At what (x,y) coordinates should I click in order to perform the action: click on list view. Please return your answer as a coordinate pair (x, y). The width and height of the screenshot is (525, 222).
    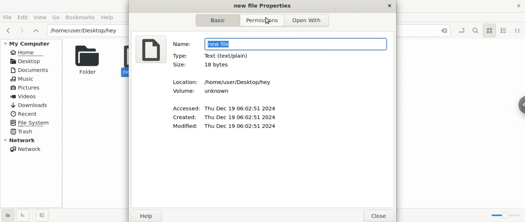
    Looking at the image, I should click on (505, 30).